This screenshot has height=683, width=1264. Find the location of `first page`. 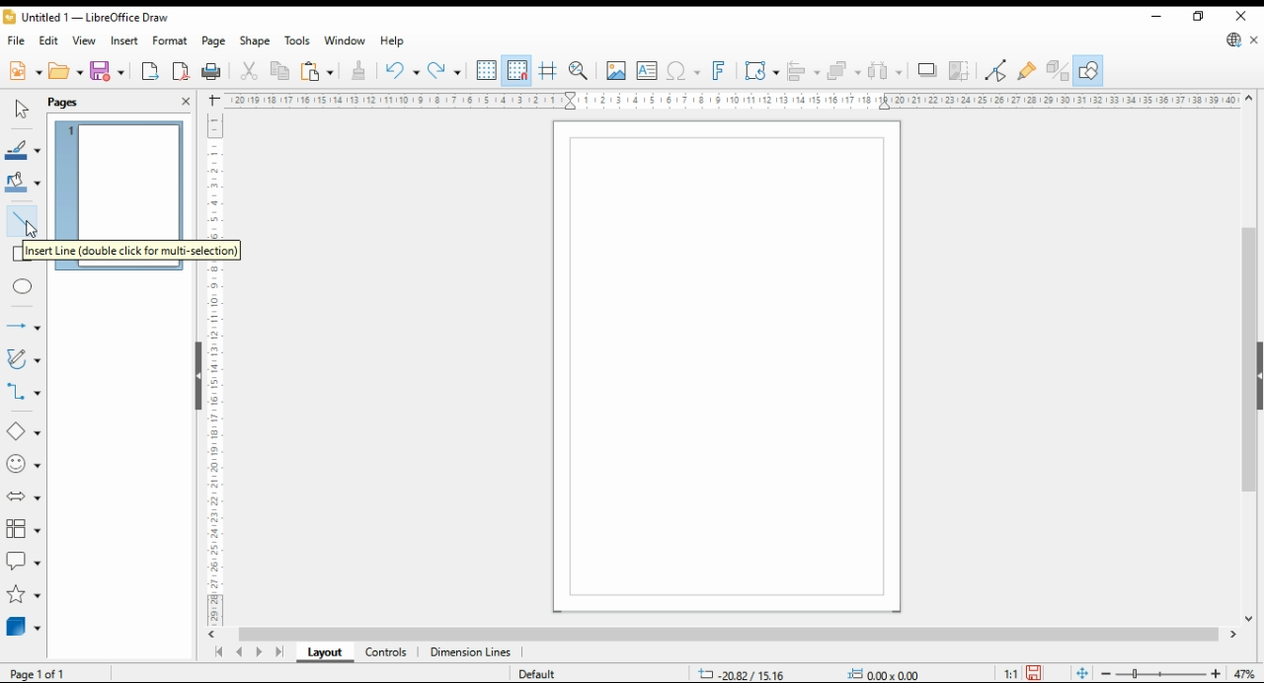

first page is located at coordinates (218, 652).